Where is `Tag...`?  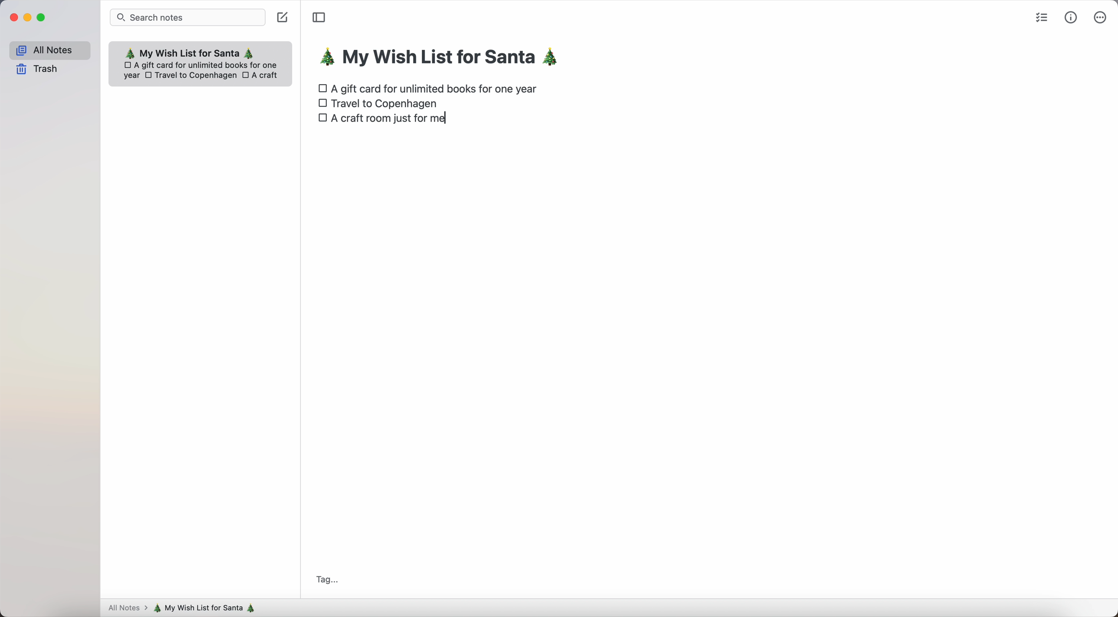
Tag... is located at coordinates (325, 580).